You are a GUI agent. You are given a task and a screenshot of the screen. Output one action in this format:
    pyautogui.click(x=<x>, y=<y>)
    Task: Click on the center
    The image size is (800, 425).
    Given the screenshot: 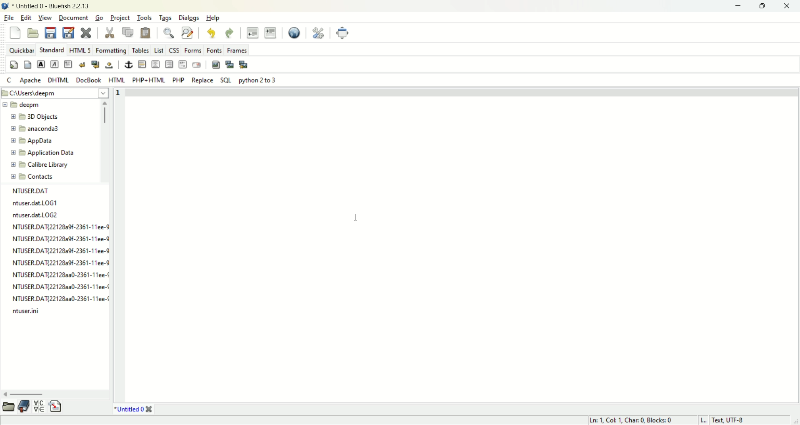 What is the action you would take?
    pyautogui.click(x=155, y=64)
    